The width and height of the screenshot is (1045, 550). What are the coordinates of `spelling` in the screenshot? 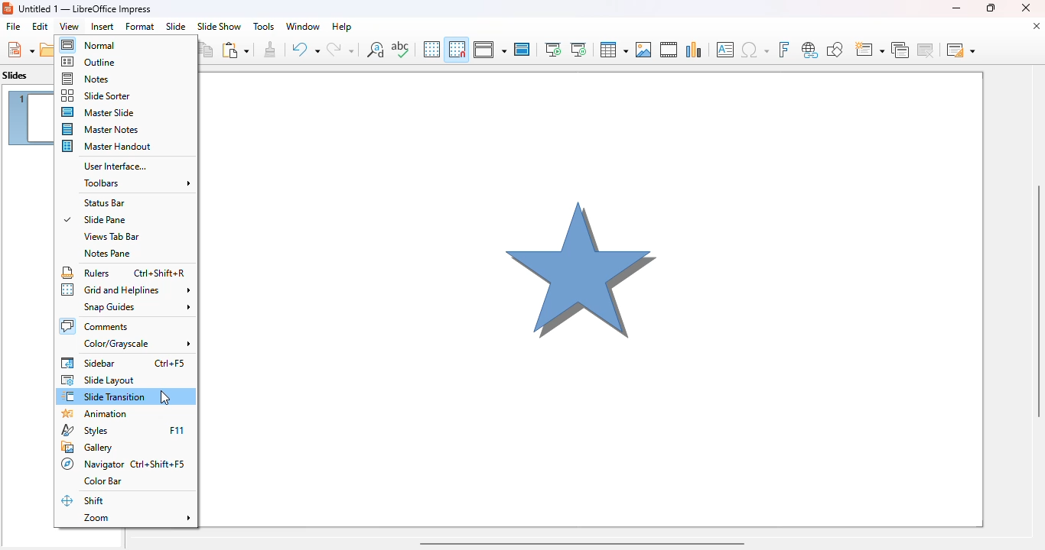 It's located at (400, 48).